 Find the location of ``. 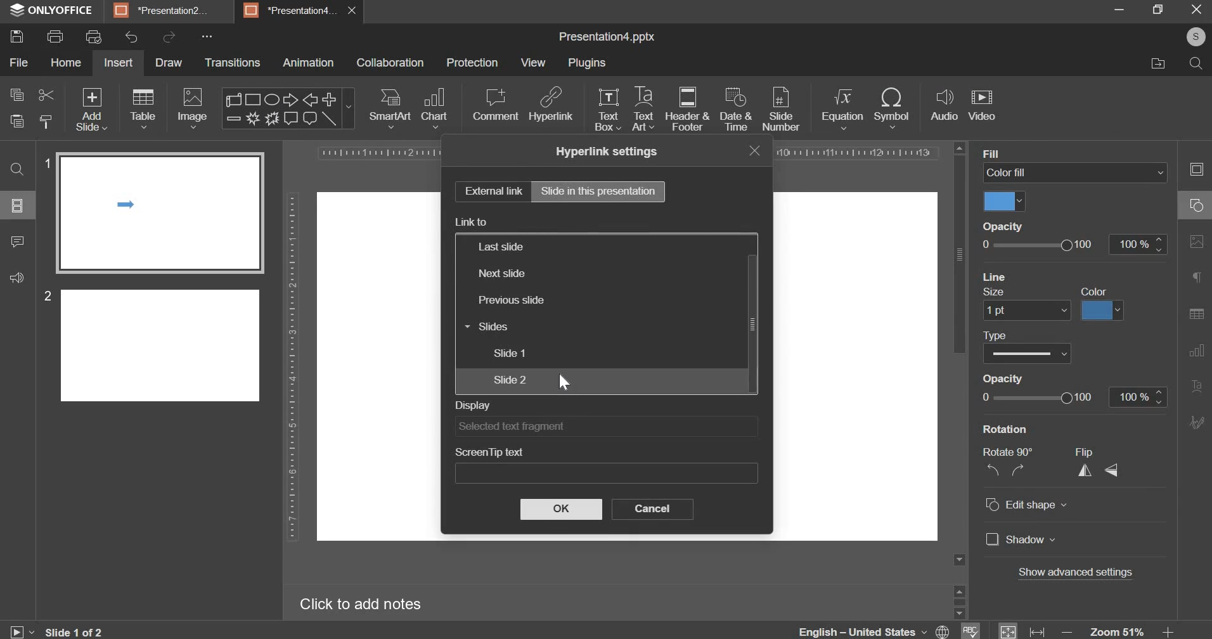

 is located at coordinates (1083, 574).